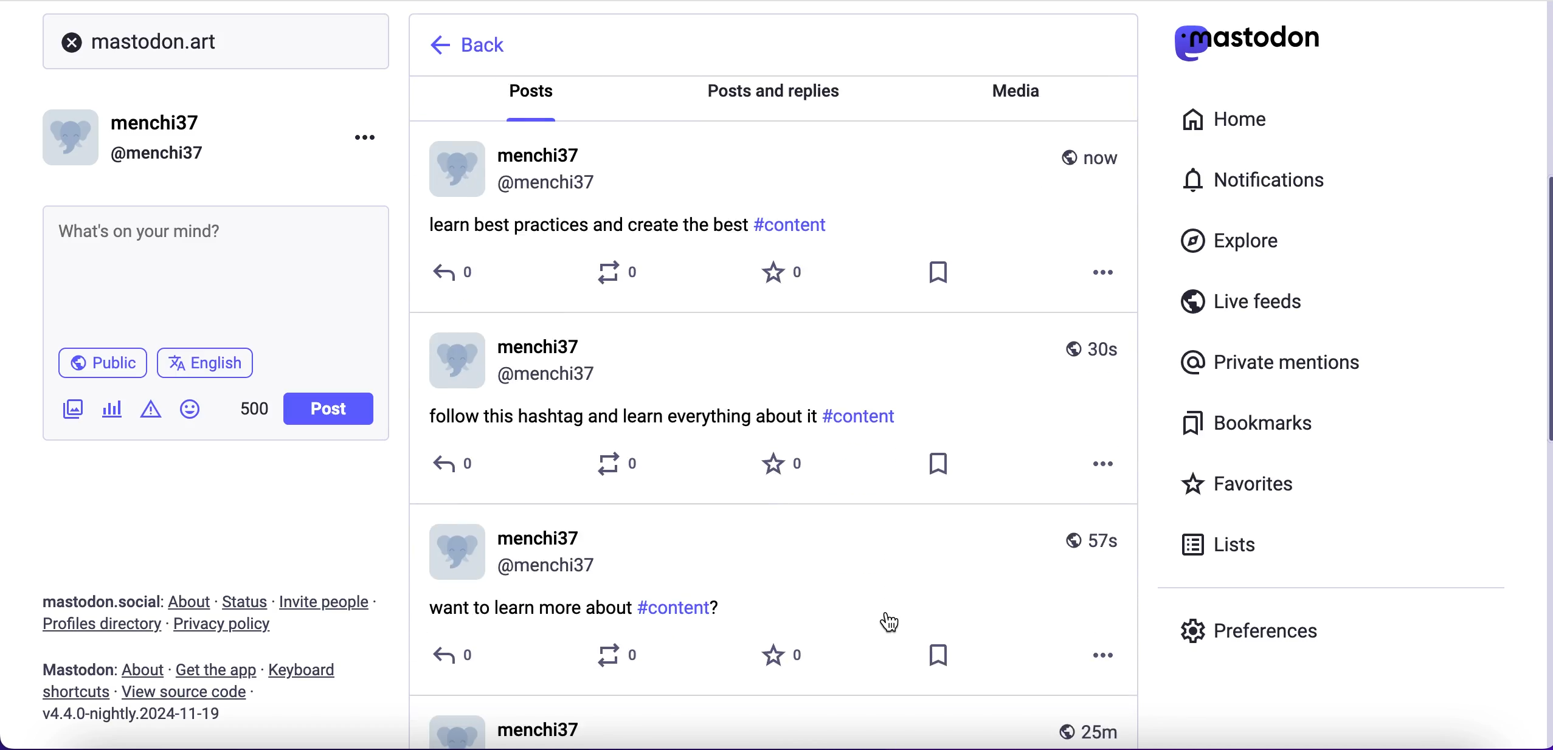 The height and width of the screenshot is (750, 1553). Describe the element at coordinates (454, 168) in the screenshot. I see `display picture` at that location.